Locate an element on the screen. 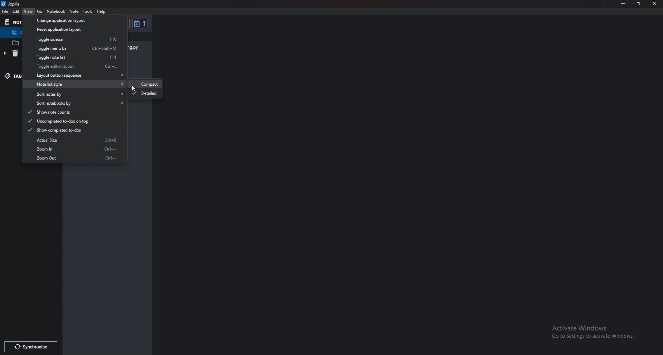 Image resolution: width=663 pixels, height=355 pixels. Synchronize is located at coordinates (30, 348).